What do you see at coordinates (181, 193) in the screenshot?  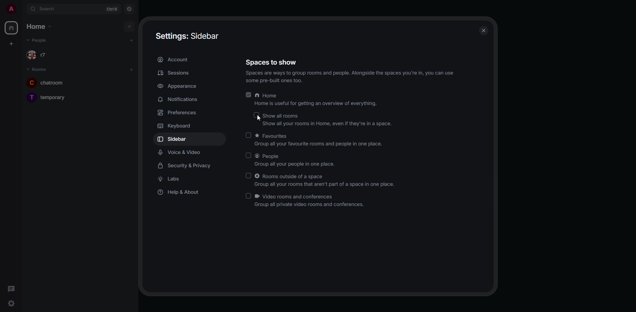 I see `help & about` at bounding box center [181, 193].